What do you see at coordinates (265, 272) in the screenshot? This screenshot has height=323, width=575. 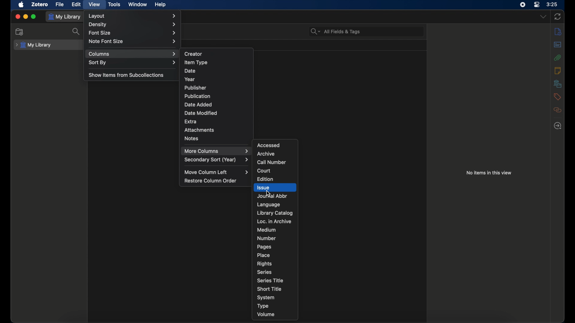 I see `series` at bounding box center [265, 272].